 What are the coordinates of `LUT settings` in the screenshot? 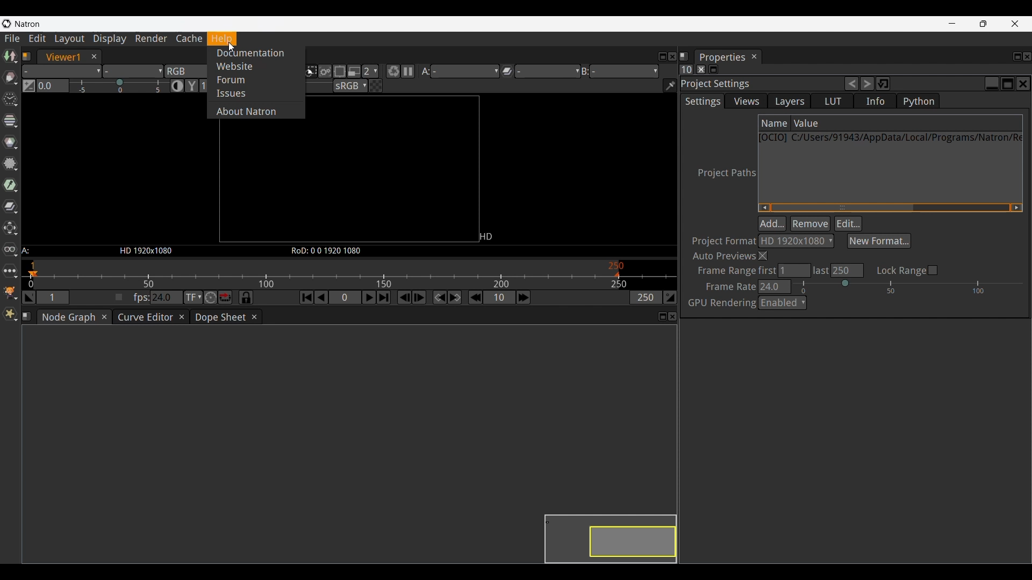 It's located at (832, 101).